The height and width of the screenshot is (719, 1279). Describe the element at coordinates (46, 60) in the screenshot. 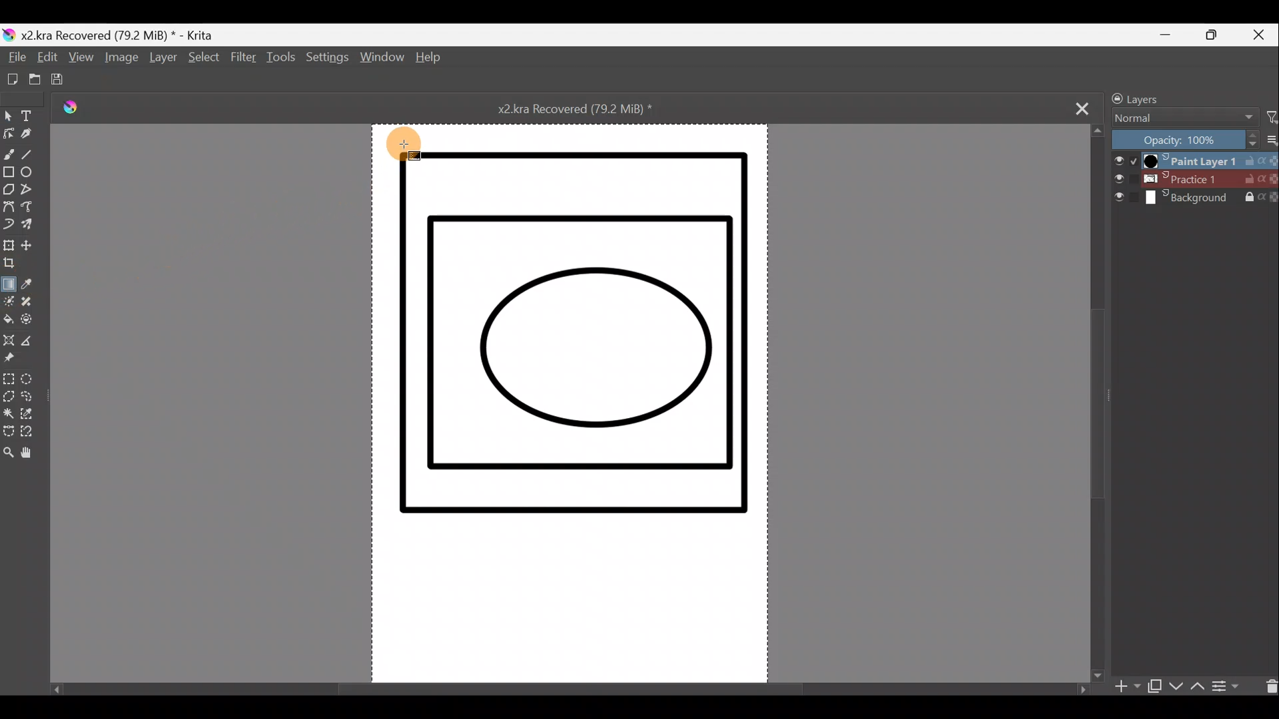

I see `Edit` at that location.